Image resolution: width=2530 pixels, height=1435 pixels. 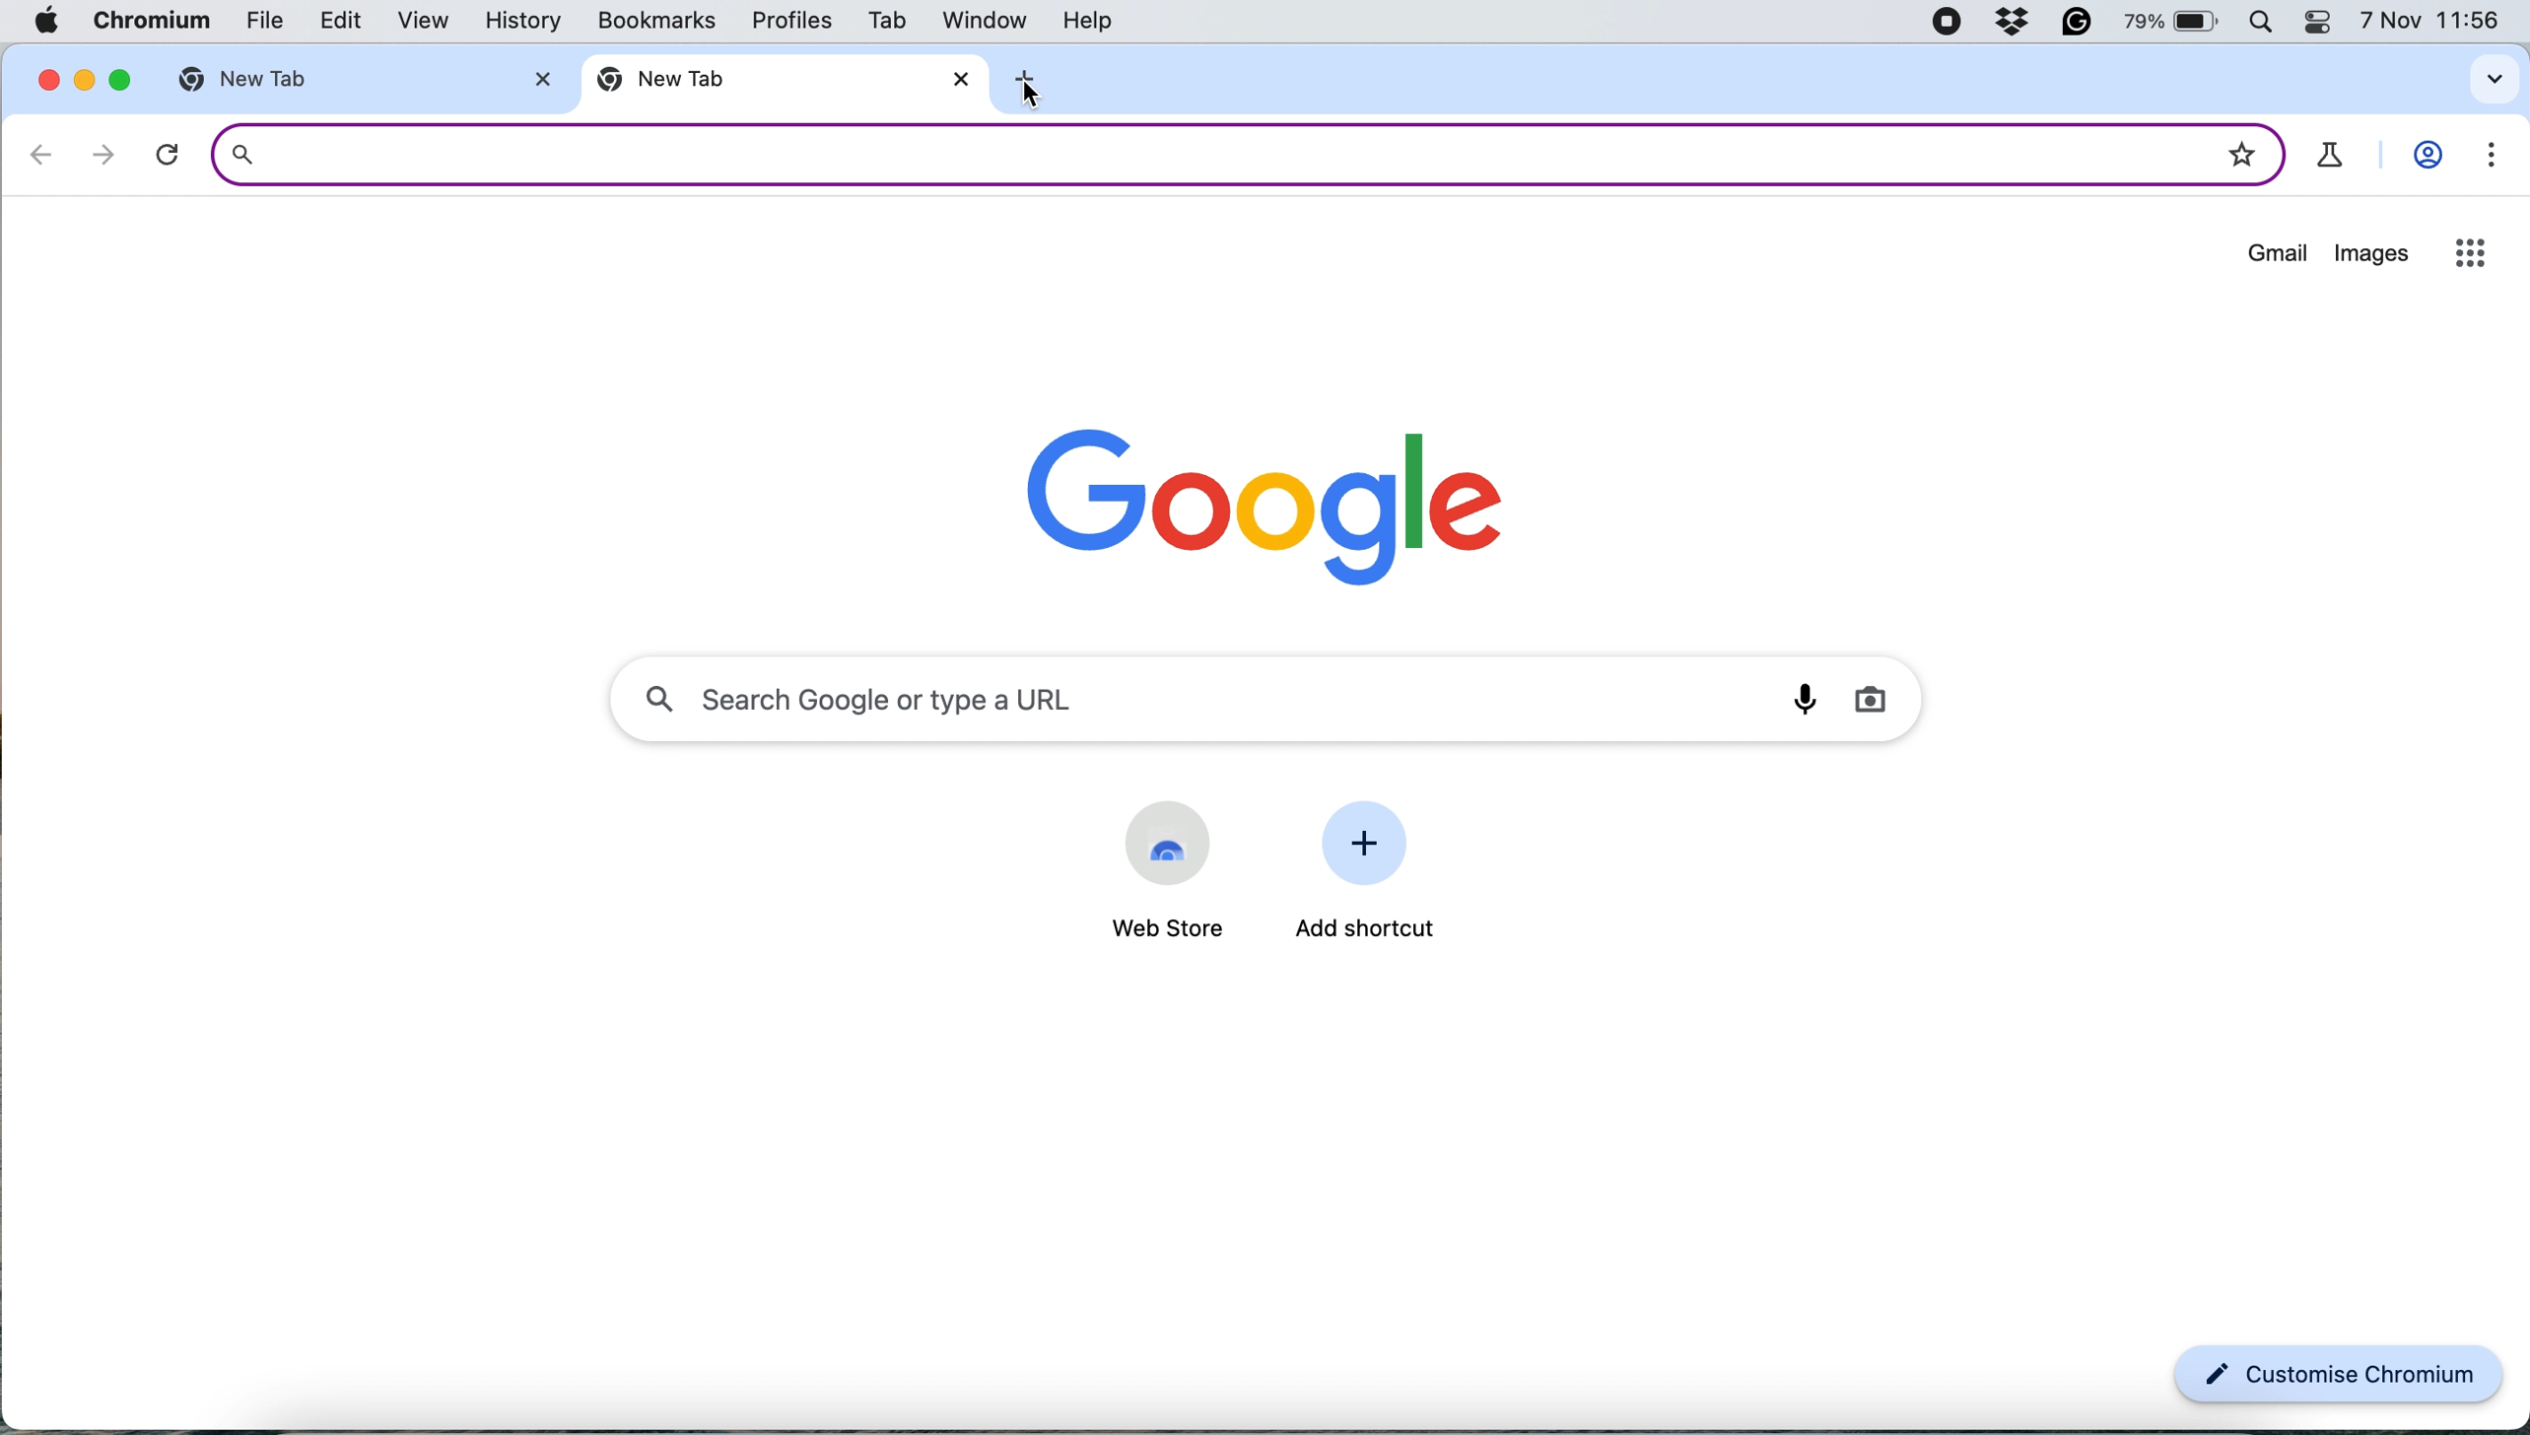 I want to click on help, so click(x=1095, y=19).